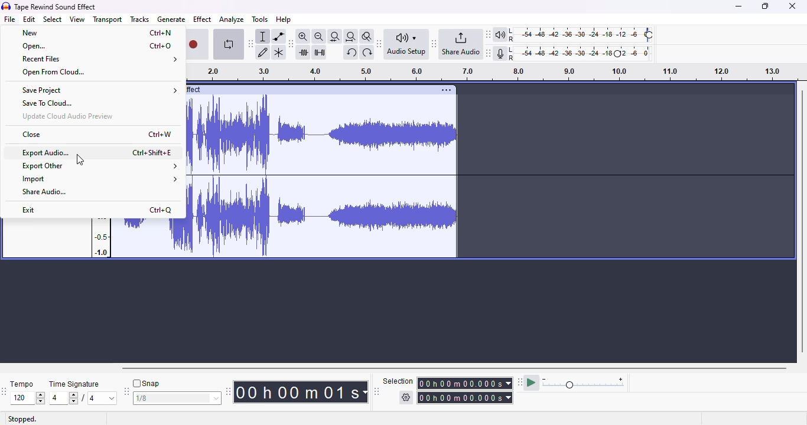 The image size is (807, 425). What do you see at coordinates (457, 45) in the screenshot?
I see `audacity share audio toolbar` at bounding box center [457, 45].